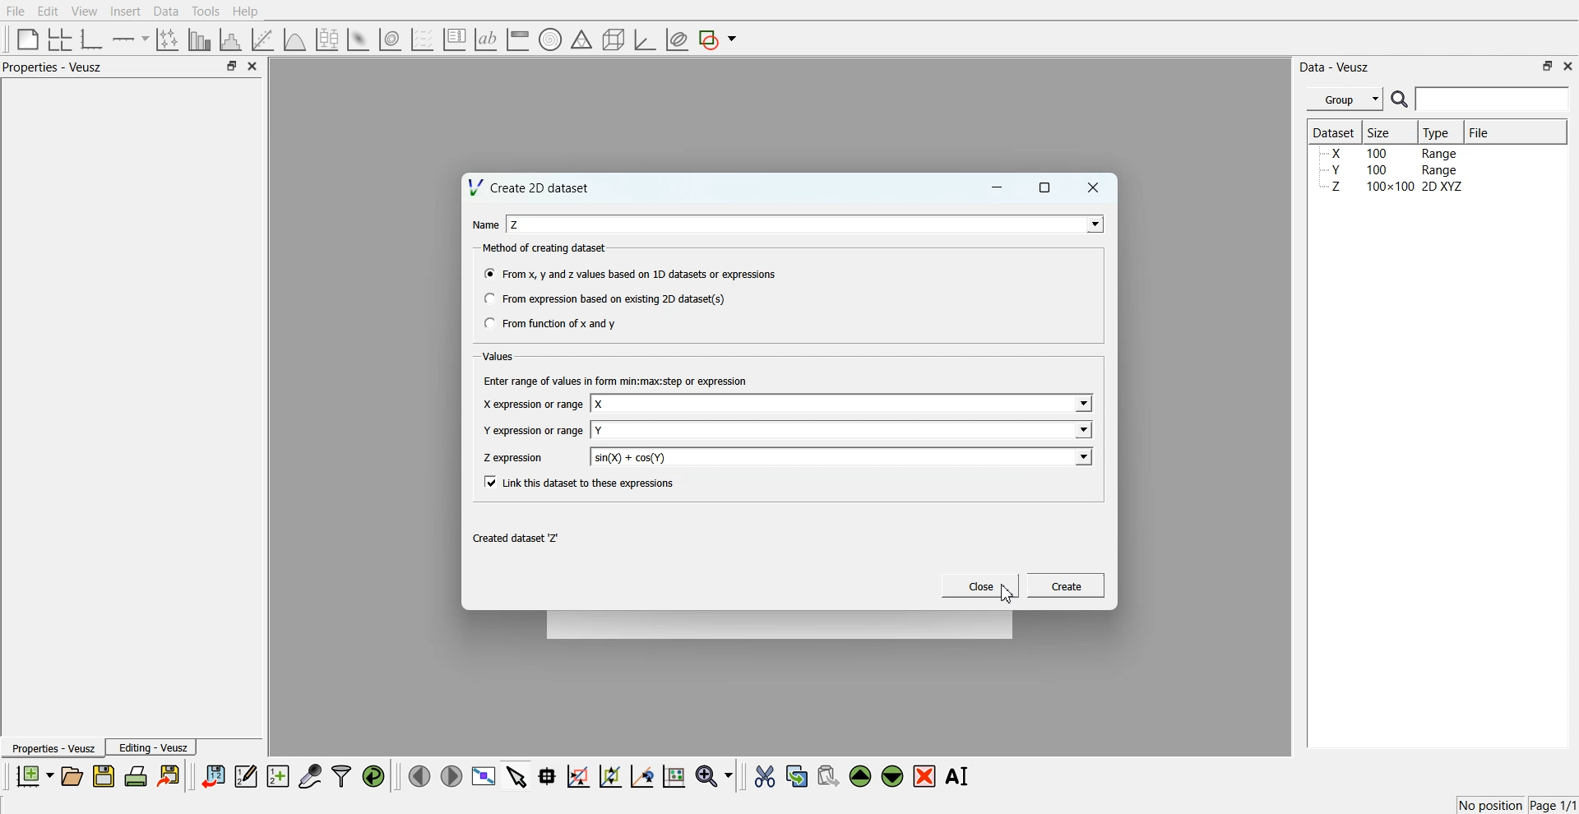  Describe the element at coordinates (631, 457) in the screenshot. I see `sin(X) + cos(Y)` at that location.